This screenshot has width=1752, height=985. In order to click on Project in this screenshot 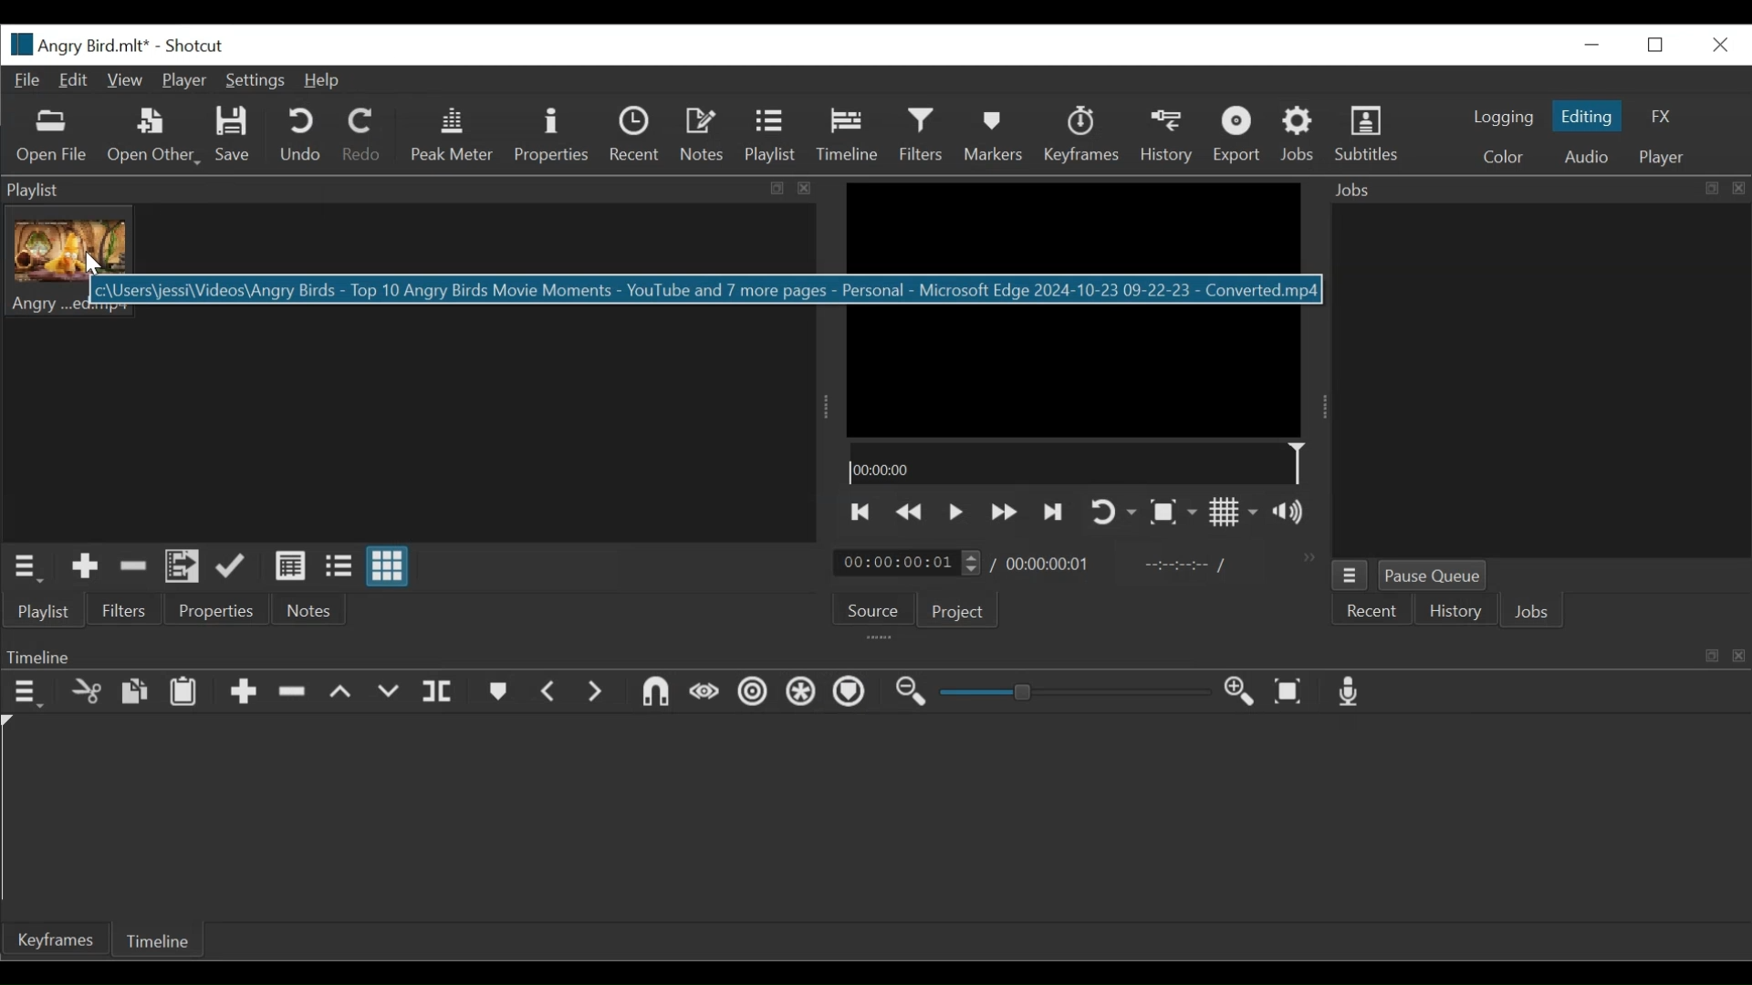, I will do `click(960, 612)`.